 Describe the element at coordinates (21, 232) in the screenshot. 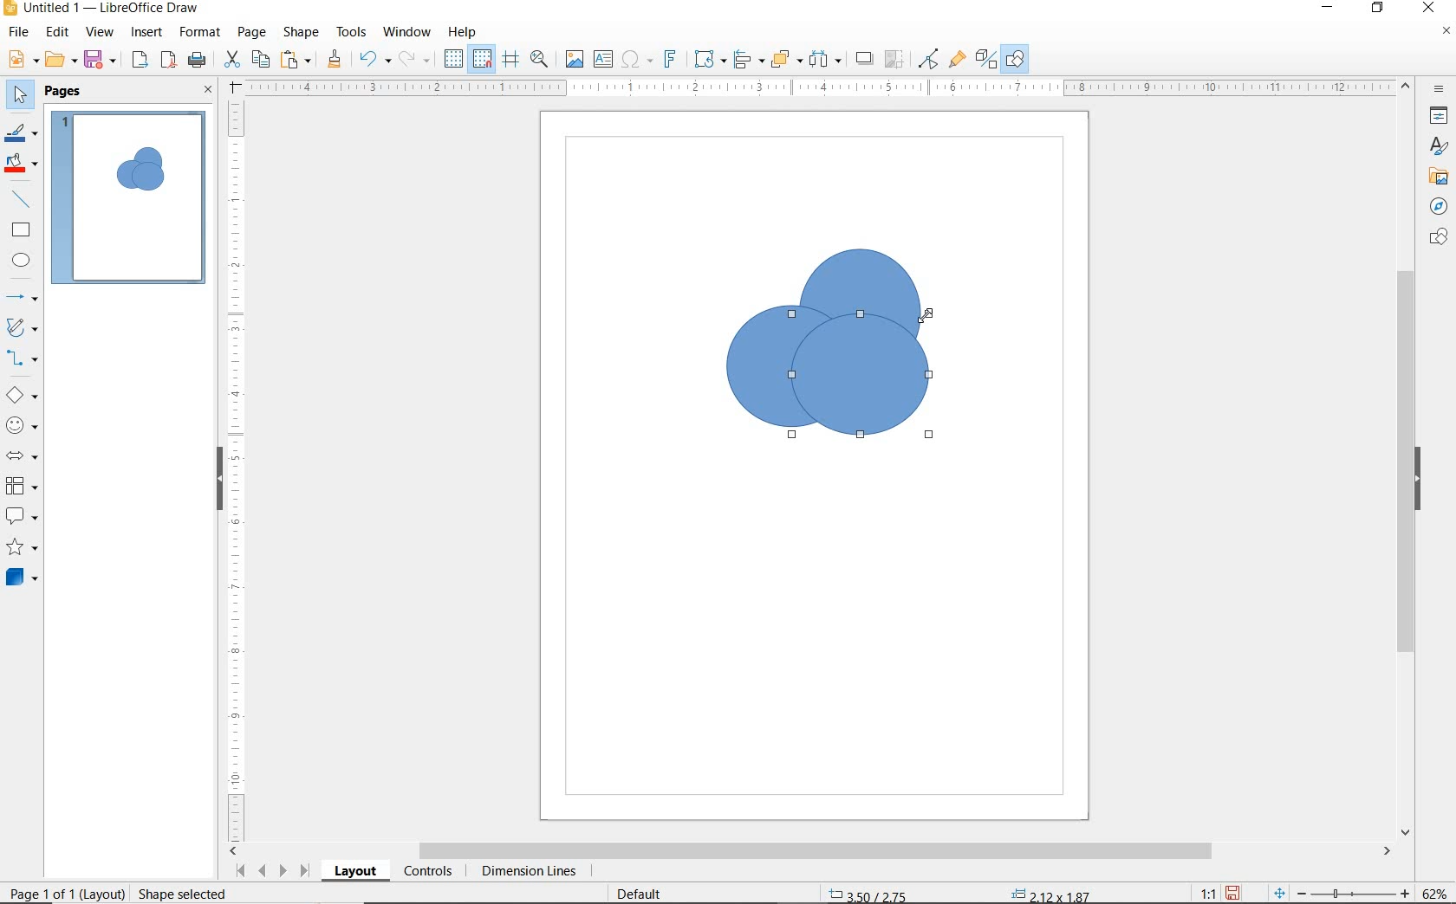

I see `RECTANGLE` at that location.